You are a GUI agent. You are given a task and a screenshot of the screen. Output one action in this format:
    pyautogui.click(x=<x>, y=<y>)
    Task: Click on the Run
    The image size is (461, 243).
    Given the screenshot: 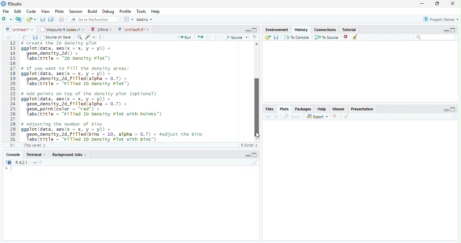 What is the action you would take?
    pyautogui.click(x=183, y=37)
    